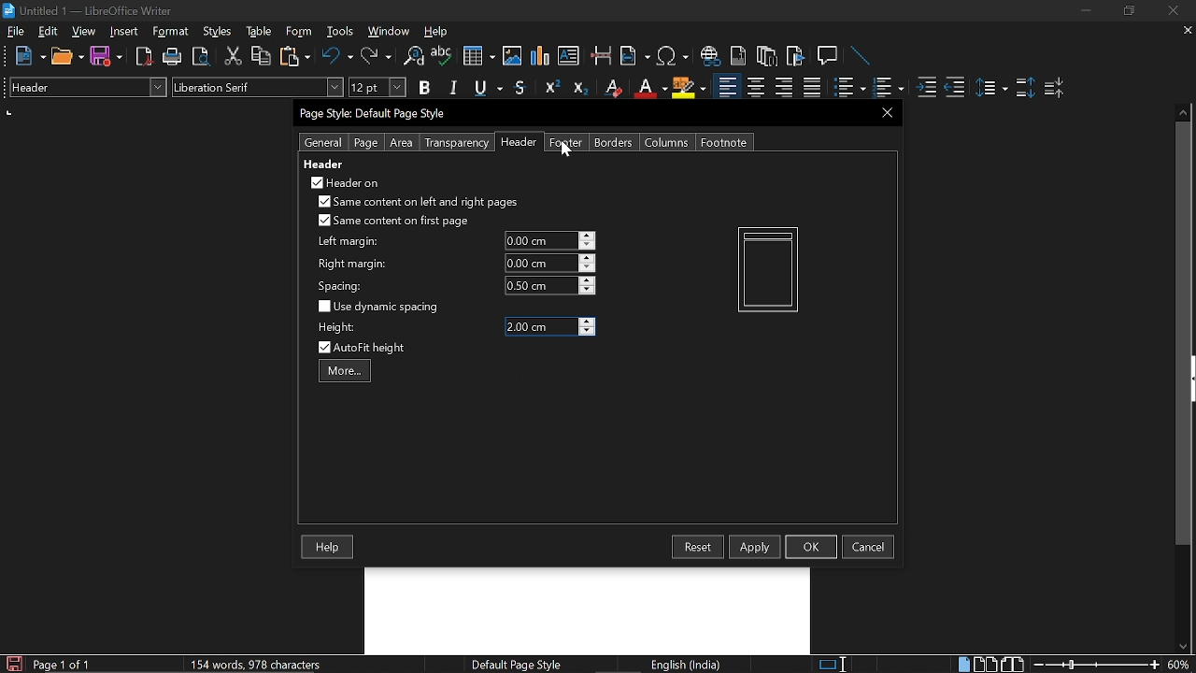 The height and width of the screenshot is (673, 1196). What do you see at coordinates (107, 57) in the screenshot?
I see `Save` at bounding box center [107, 57].